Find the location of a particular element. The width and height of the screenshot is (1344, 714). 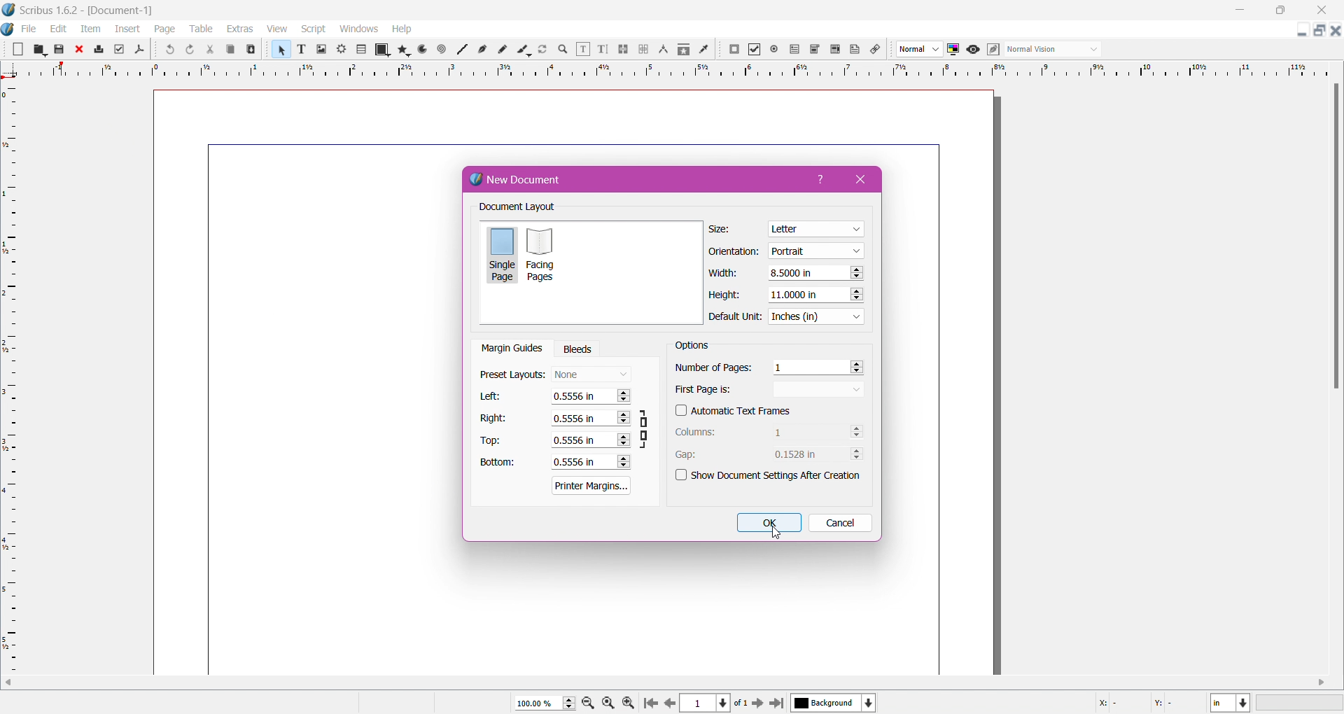

icon is located at coordinates (619, 50).